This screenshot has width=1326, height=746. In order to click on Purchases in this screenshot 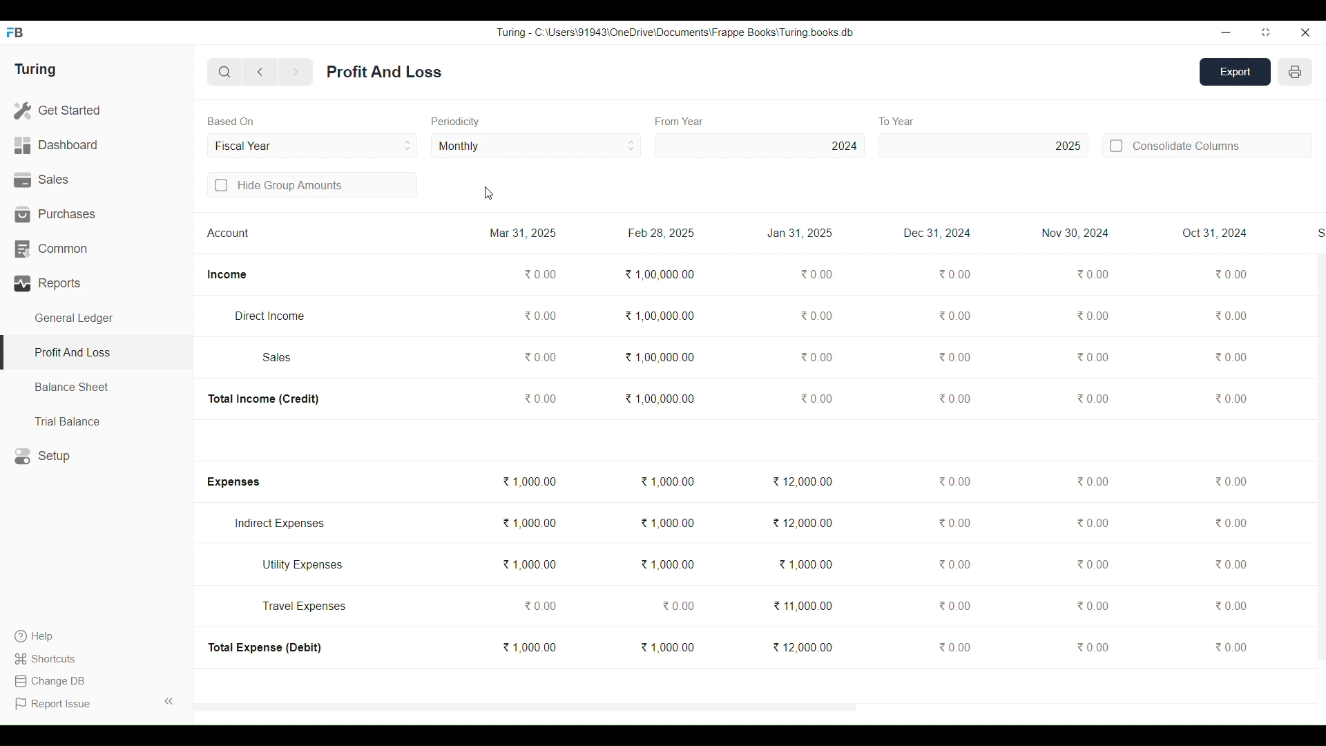, I will do `click(97, 214)`.